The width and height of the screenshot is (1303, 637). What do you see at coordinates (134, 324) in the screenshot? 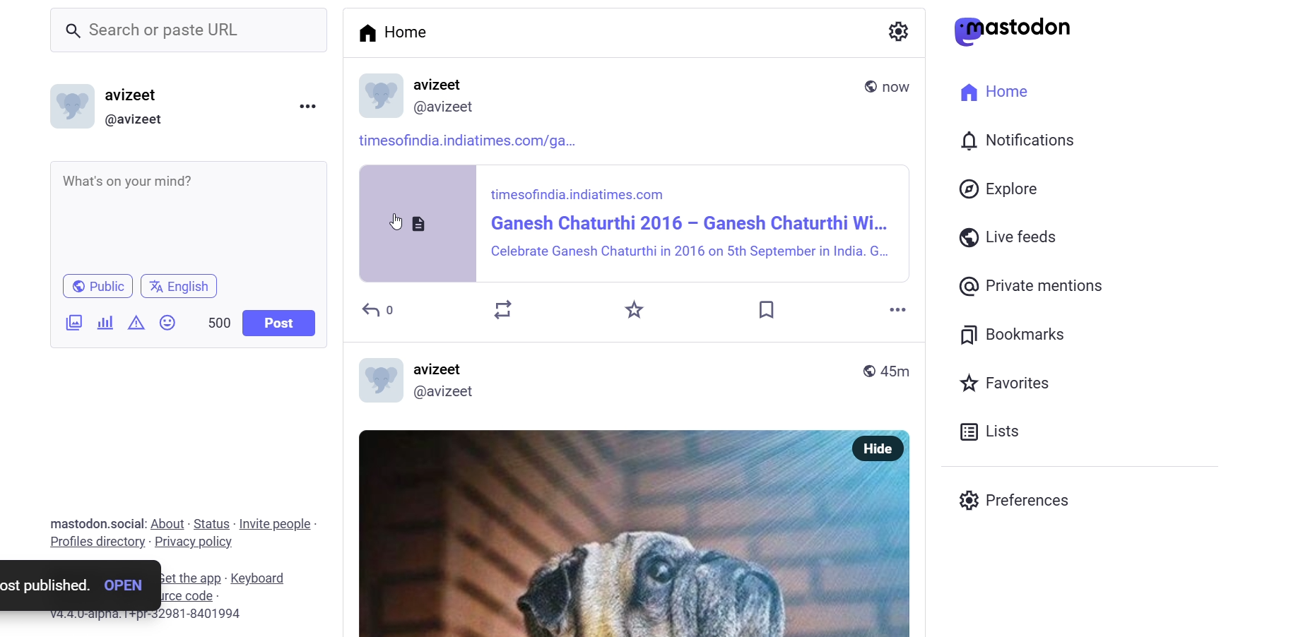
I see `content warning` at bounding box center [134, 324].